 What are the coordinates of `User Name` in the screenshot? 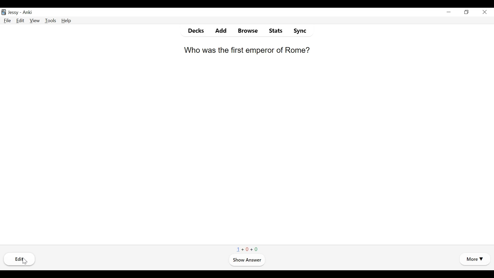 It's located at (13, 13).